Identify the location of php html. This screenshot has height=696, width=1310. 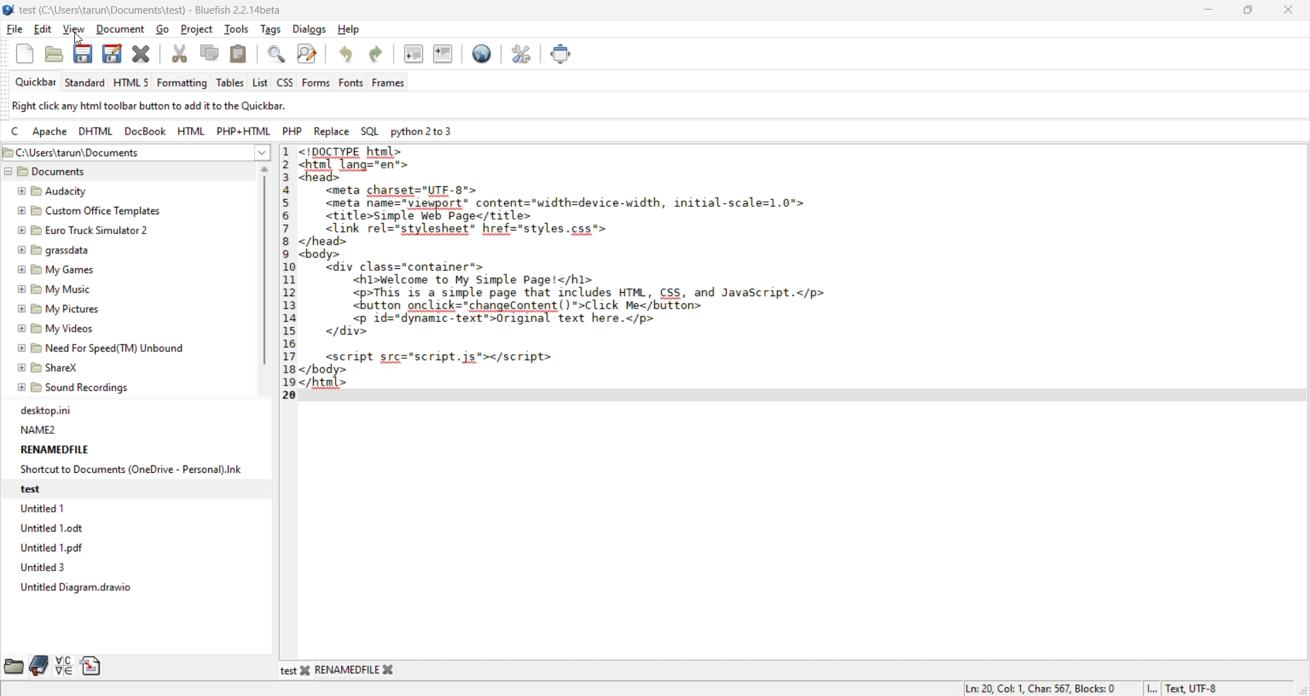
(242, 130).